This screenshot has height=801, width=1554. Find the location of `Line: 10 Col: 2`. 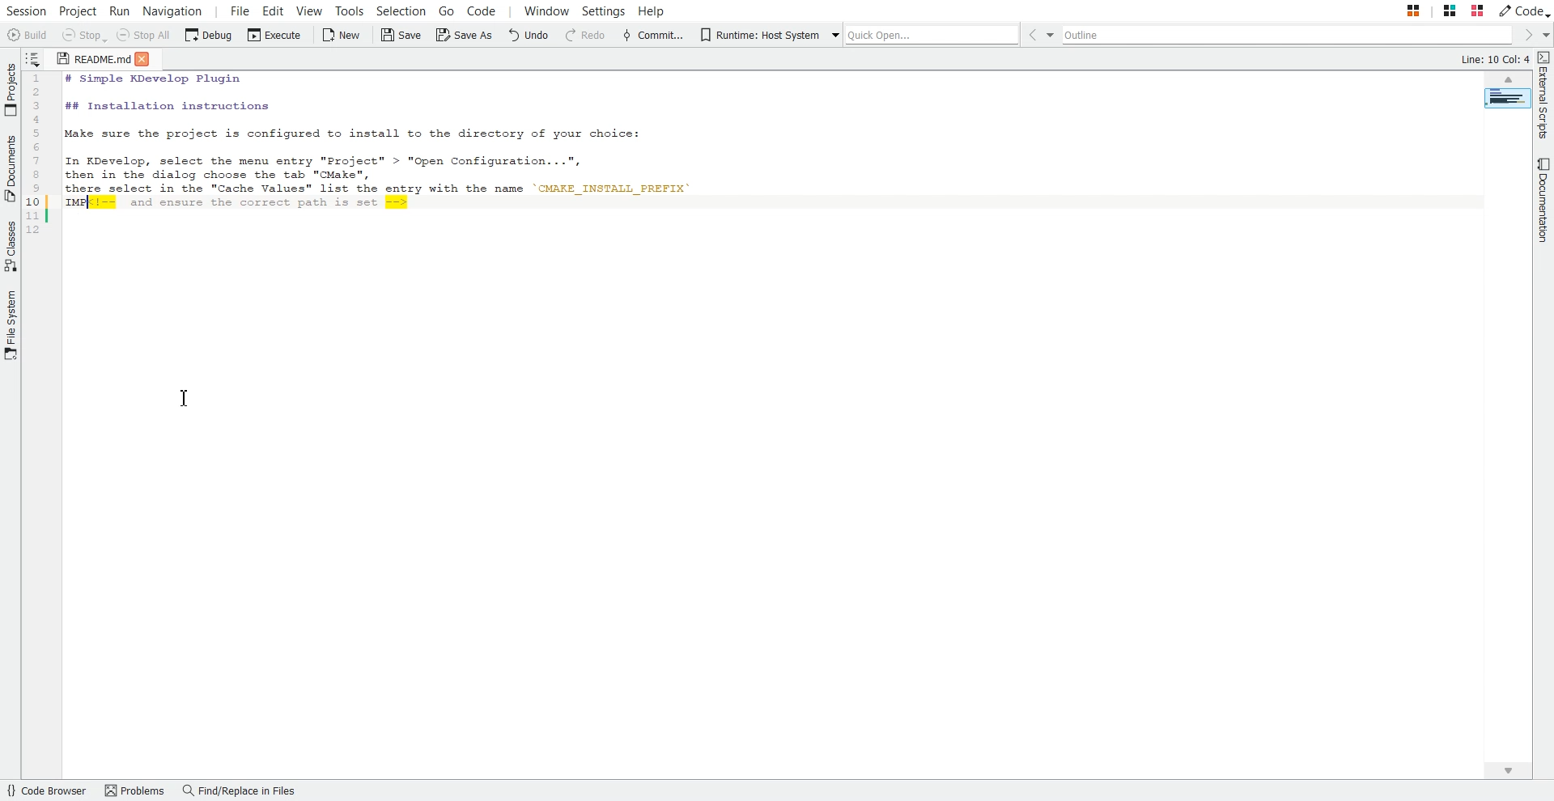

Line: 10 Col: 2 is located at coordinates (1496, 57).